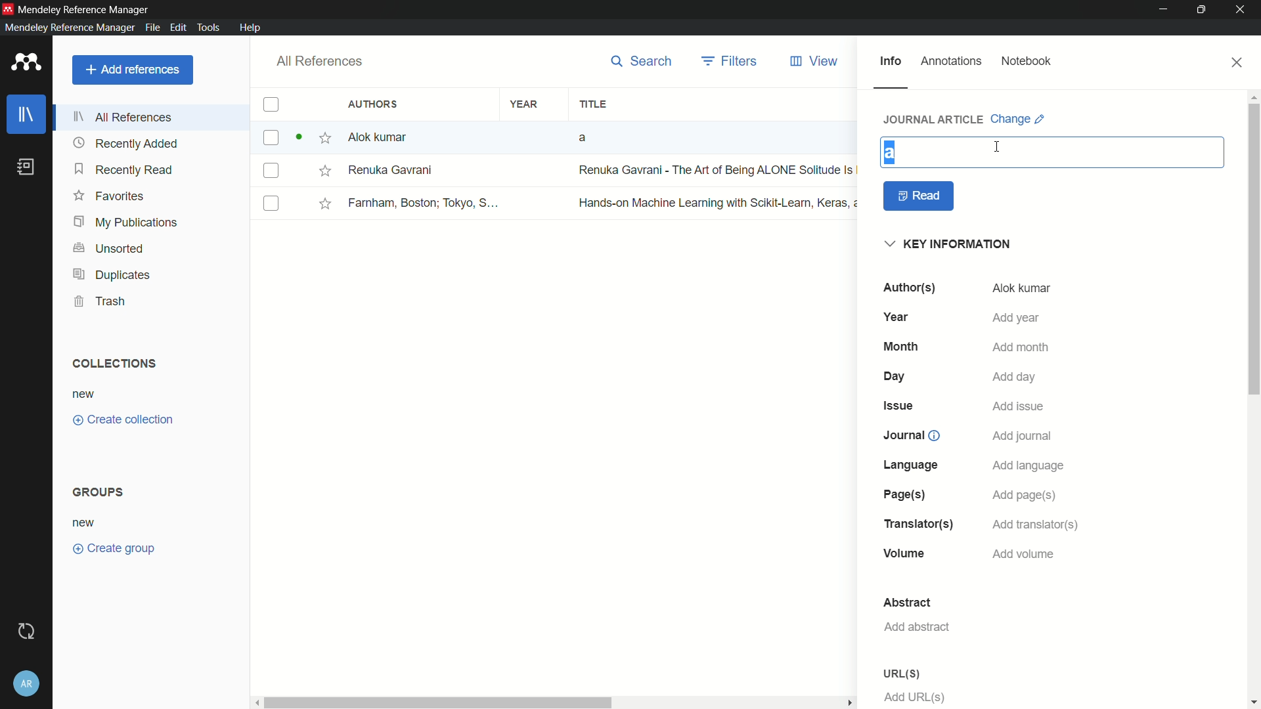 The width and height of the screenshot is (1261, 709). Describe the element at coordinates (1029, 466) in the screenshot. I see `add language` at that location.